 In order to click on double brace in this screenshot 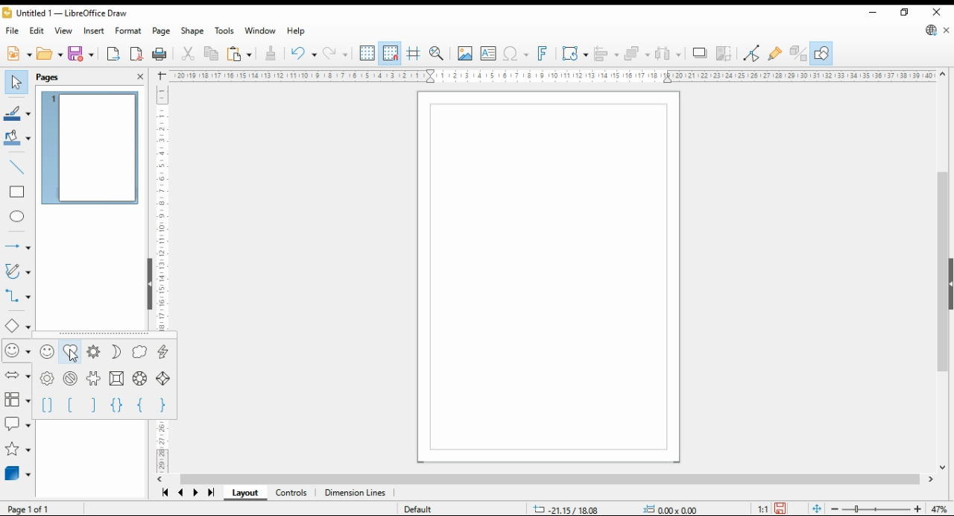, I will do `click(116, 405)`.